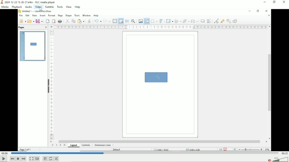  I want to click on View, so click(69, 7).